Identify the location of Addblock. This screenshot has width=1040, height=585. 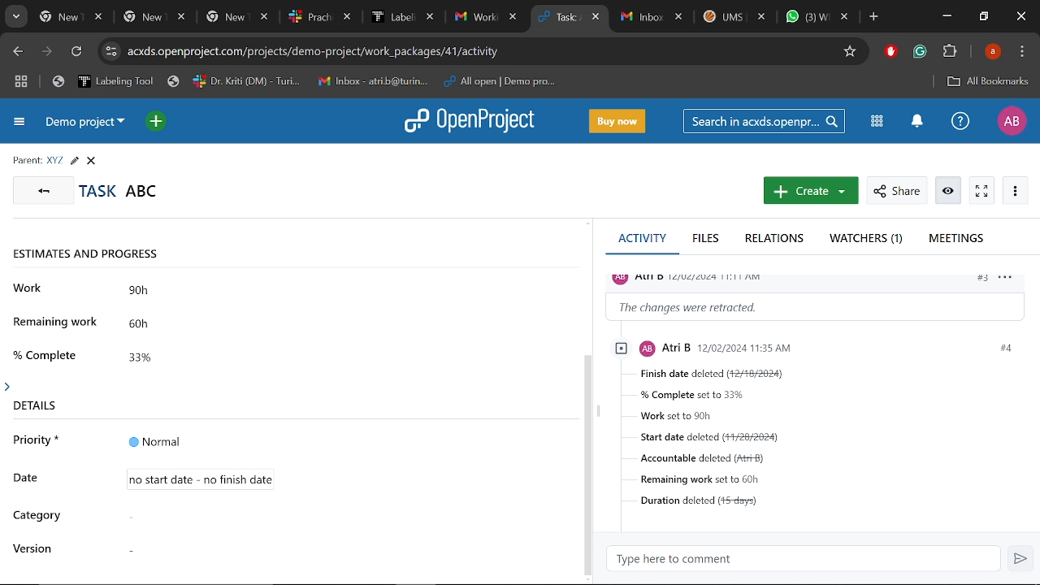
(890, 51).